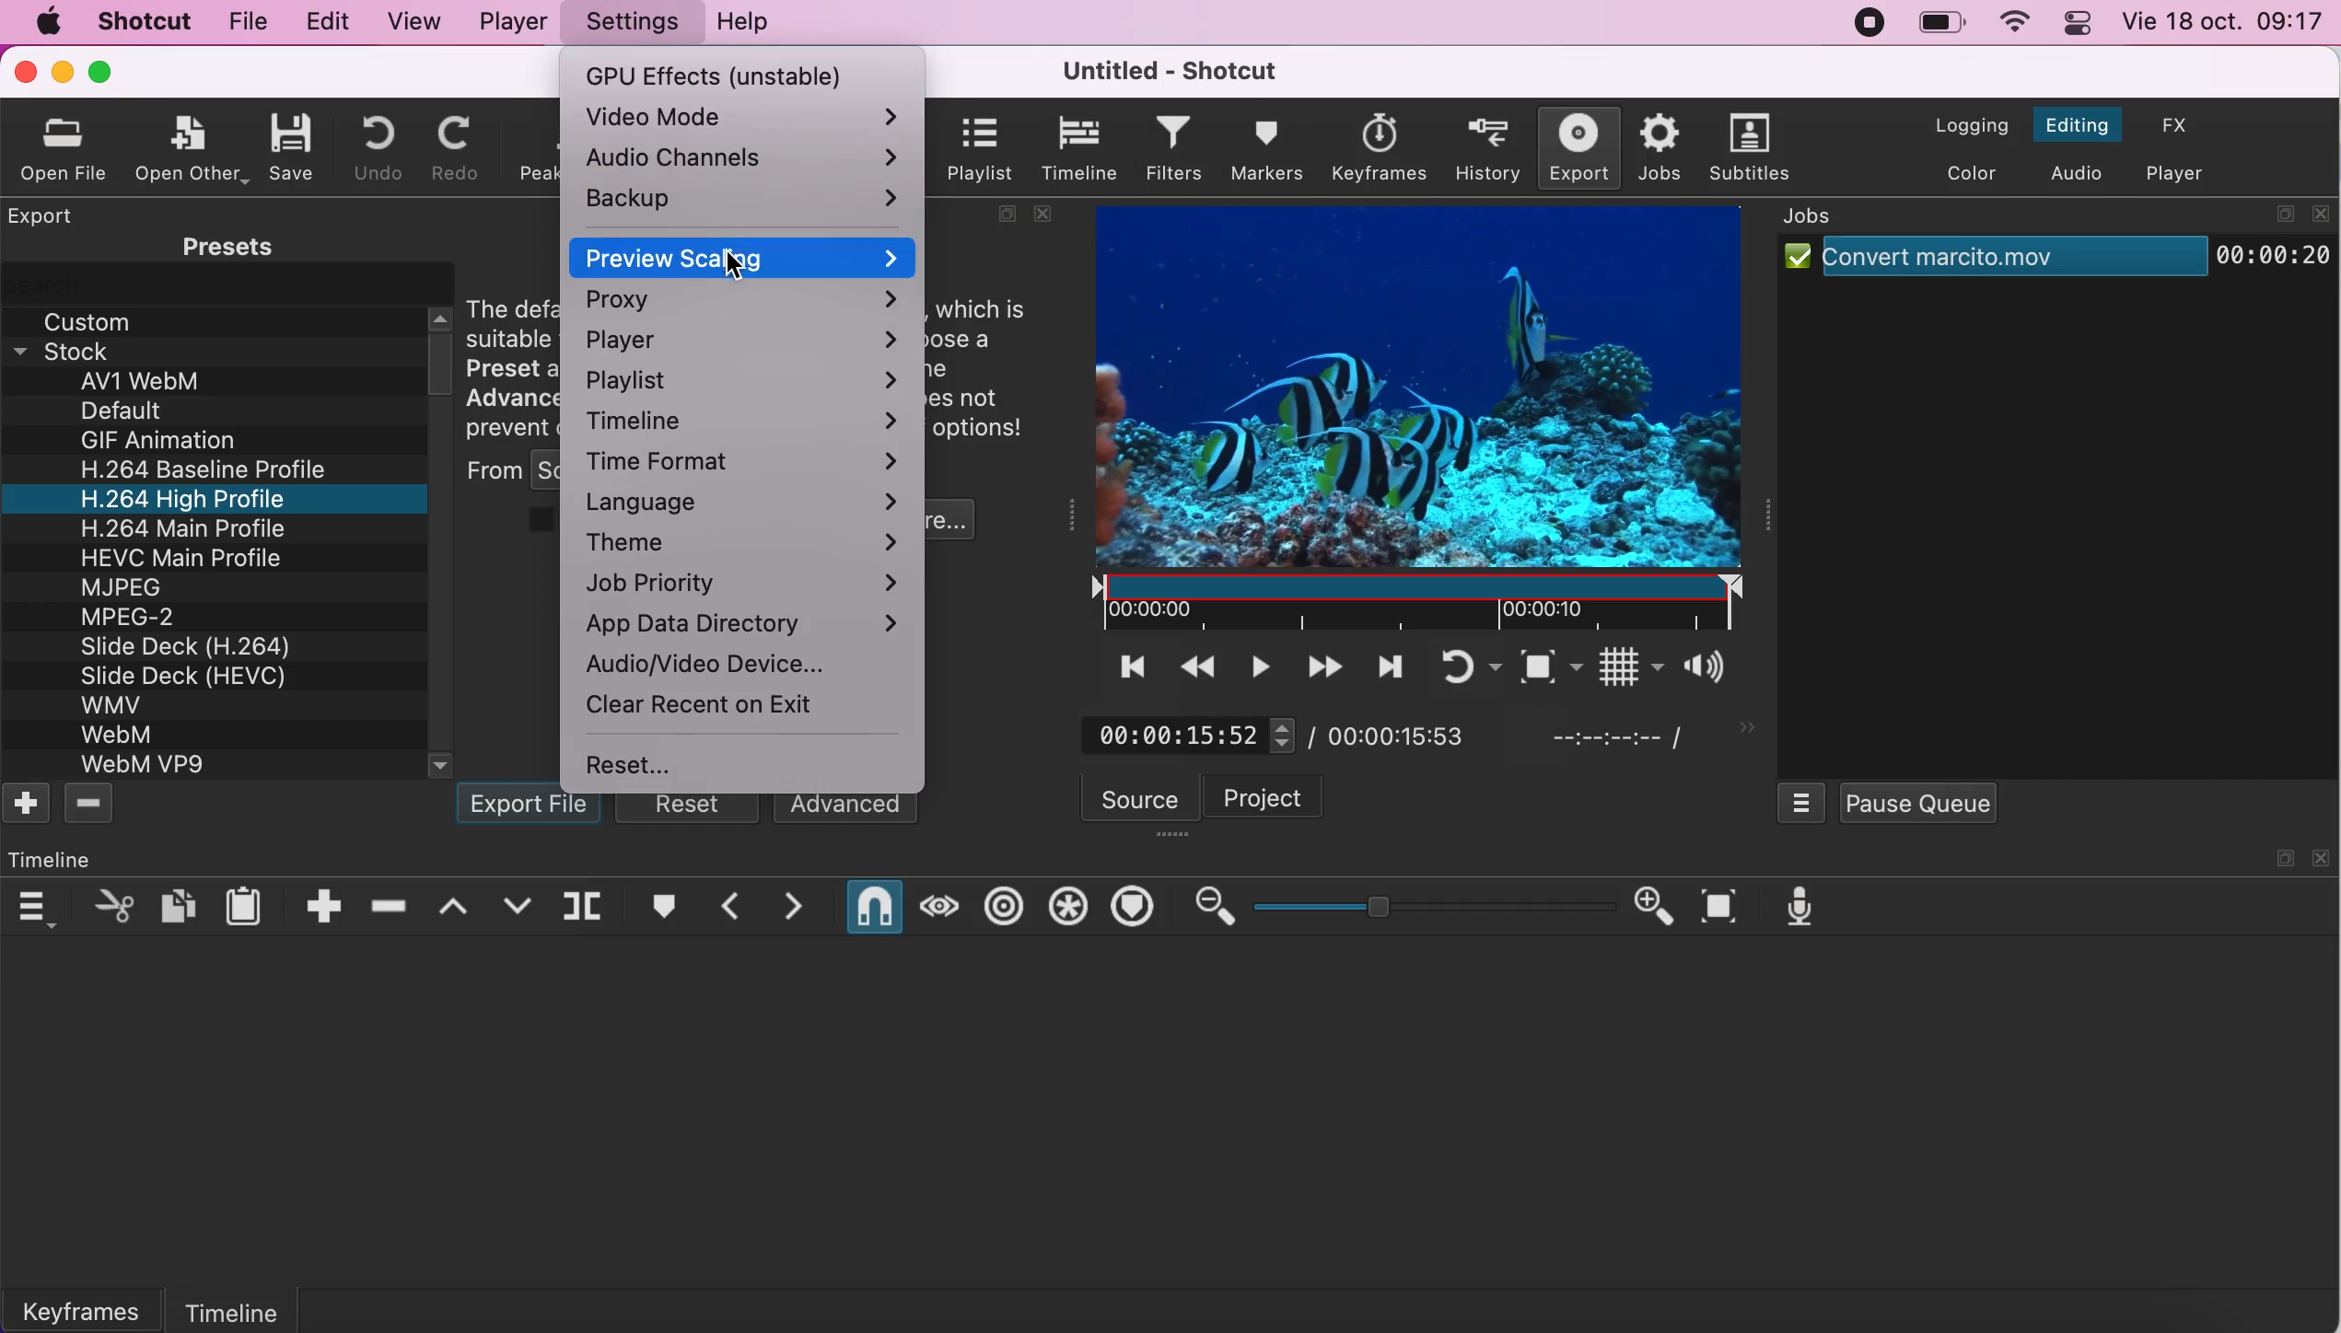  Describe the element at coordinates (749, 159) in the screenshot. I see `audio channels` at that location.